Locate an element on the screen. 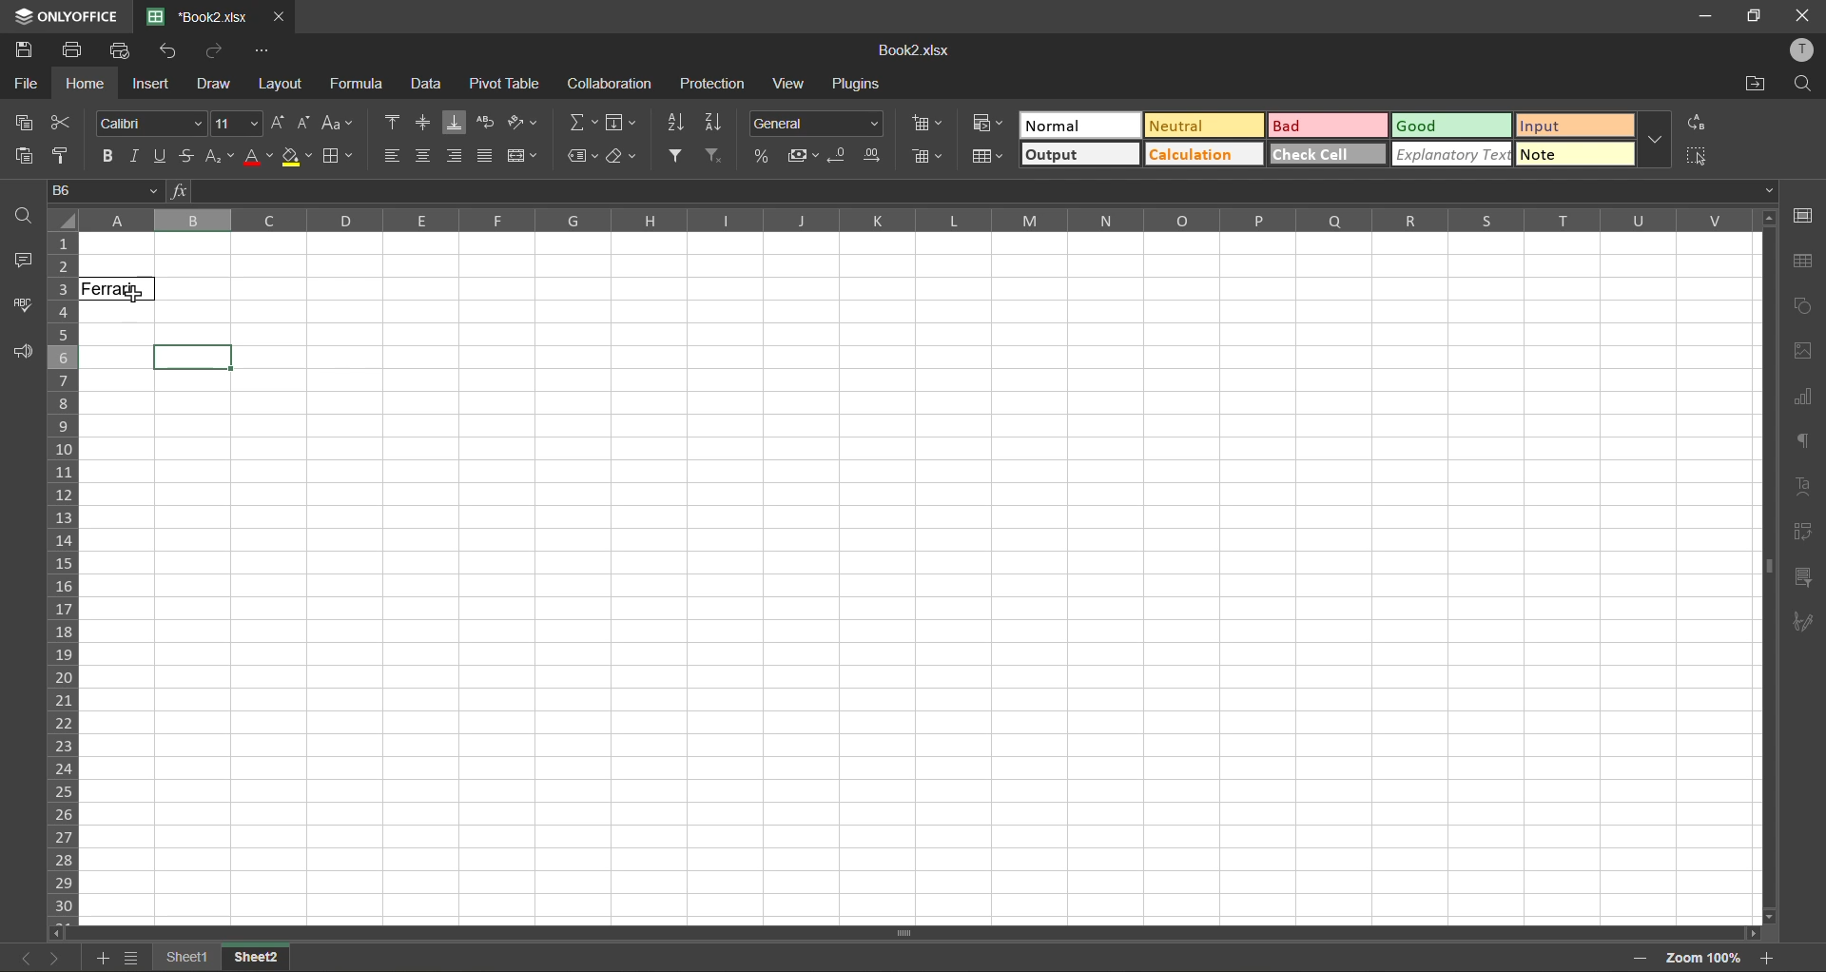  clear filter is located at coordinates (716, 156).